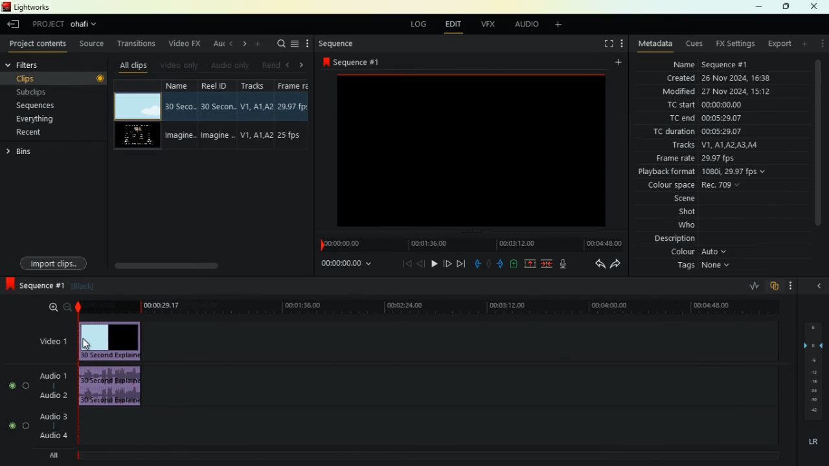 The width and height of the screenshot is (829, 466). Describe the element at coordinates (345, 265) in the screenshot. I see `time` at that location.